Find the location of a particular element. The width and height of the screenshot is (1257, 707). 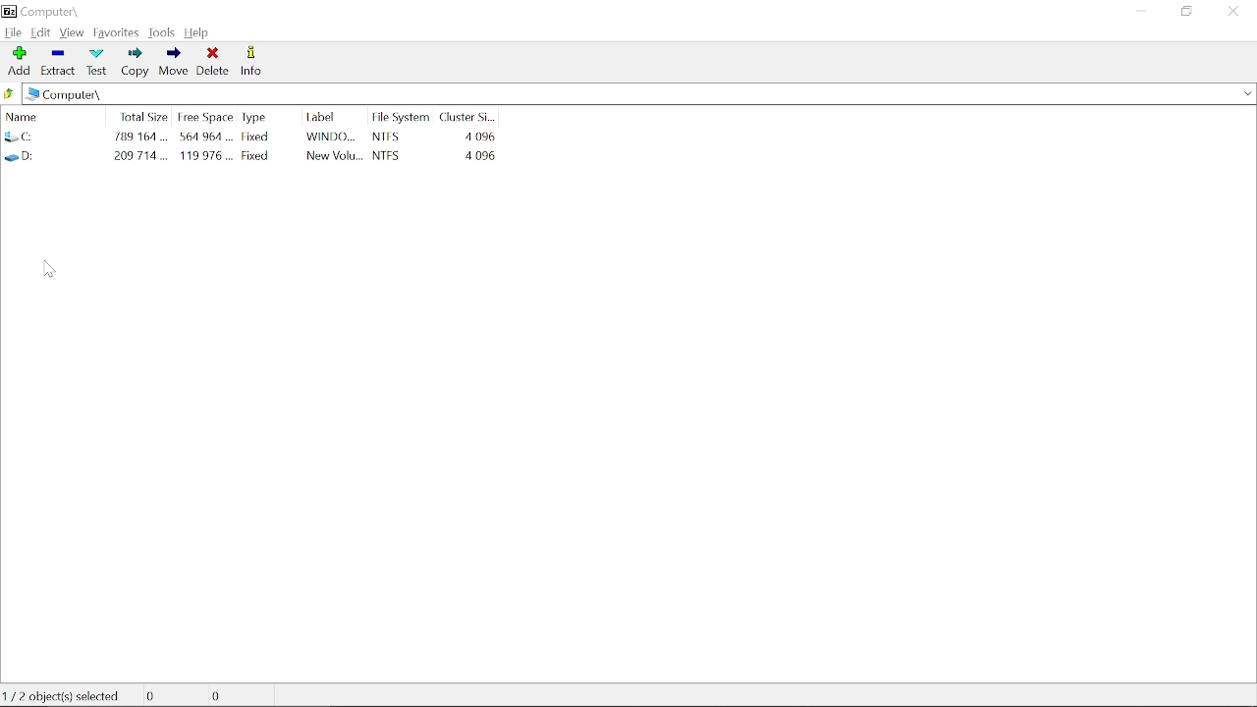

label is located at coordinates (324, 116).